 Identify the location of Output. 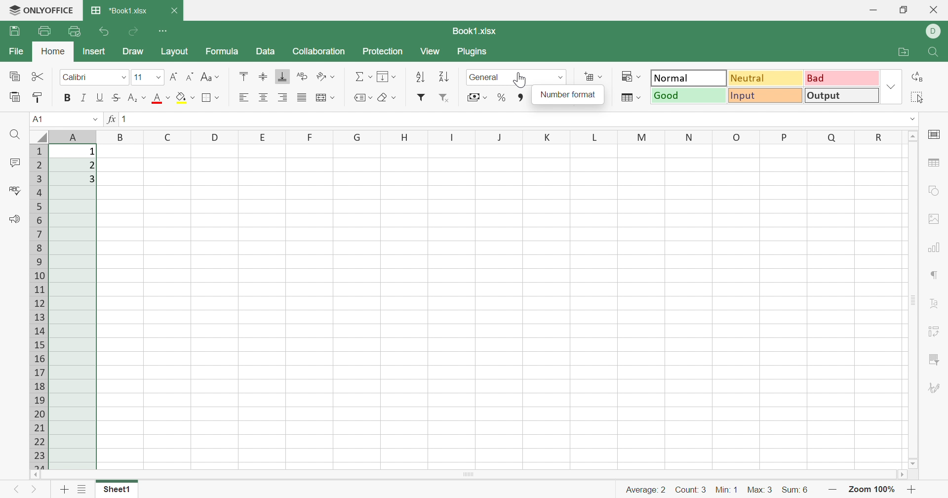
(842, 95).